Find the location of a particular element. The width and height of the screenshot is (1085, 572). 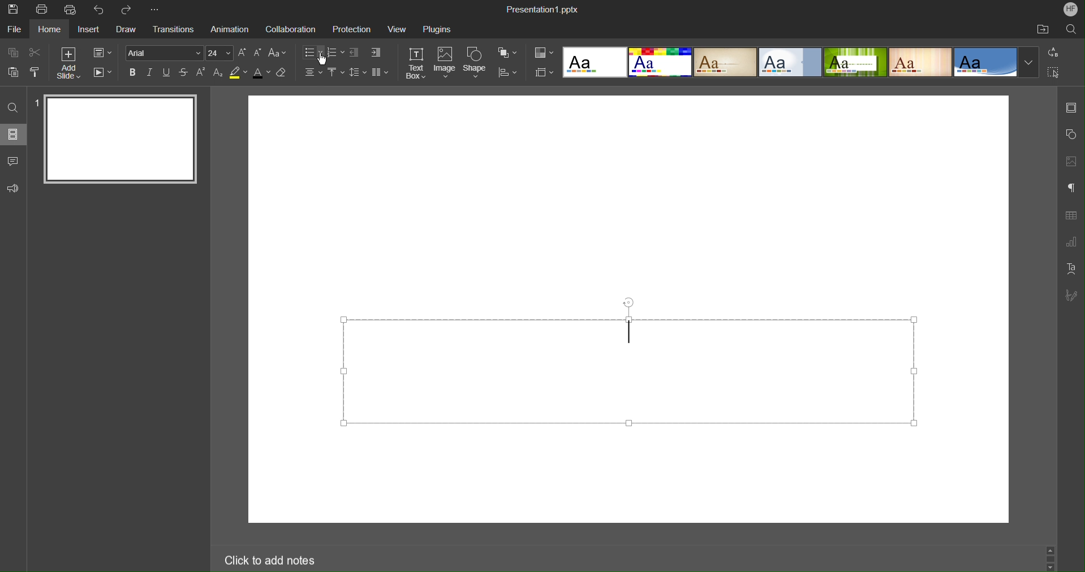

Text Color is located at coordinates (261, 73).